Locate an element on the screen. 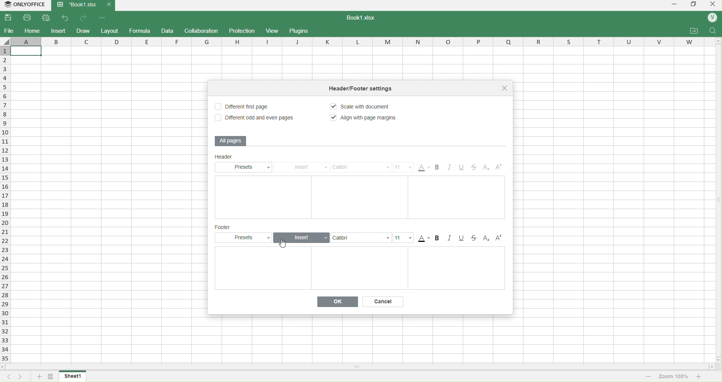 This screenshot has height=382, width=722. current cell is located at coordinates (26, 51).